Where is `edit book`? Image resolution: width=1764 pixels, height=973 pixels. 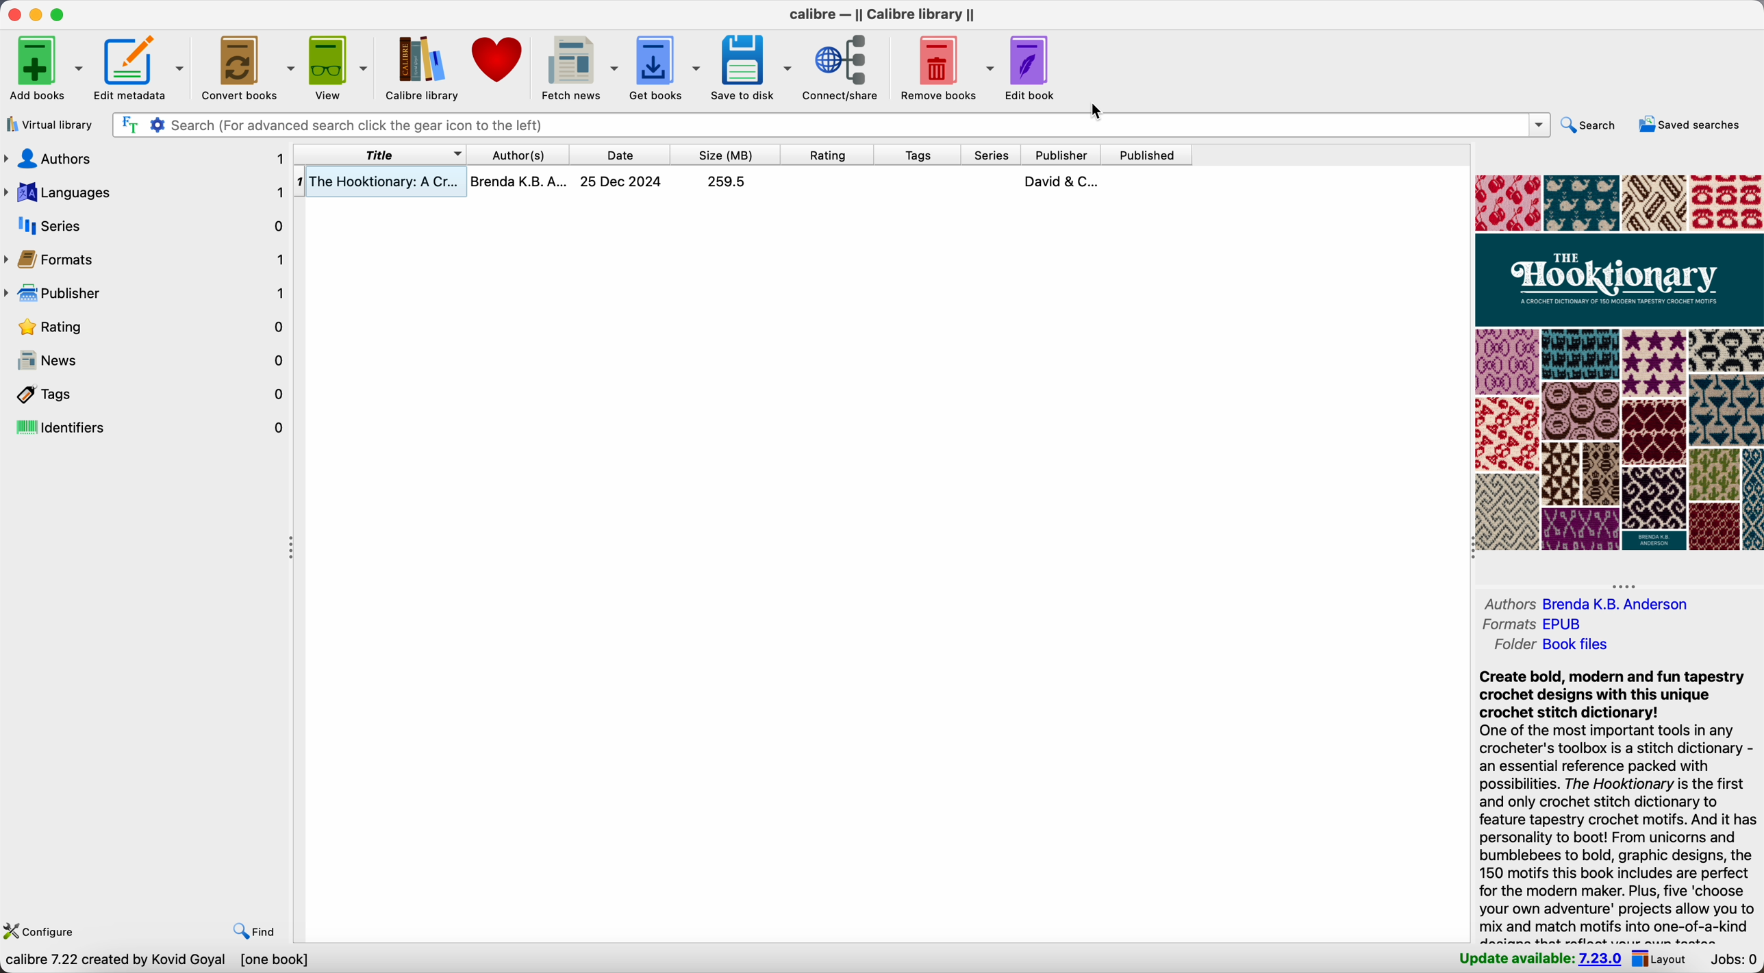 edit book is located at coordinates (1033, 69).